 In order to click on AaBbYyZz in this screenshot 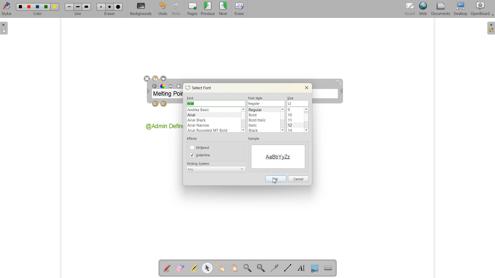, I will do `click(278, 156)`.